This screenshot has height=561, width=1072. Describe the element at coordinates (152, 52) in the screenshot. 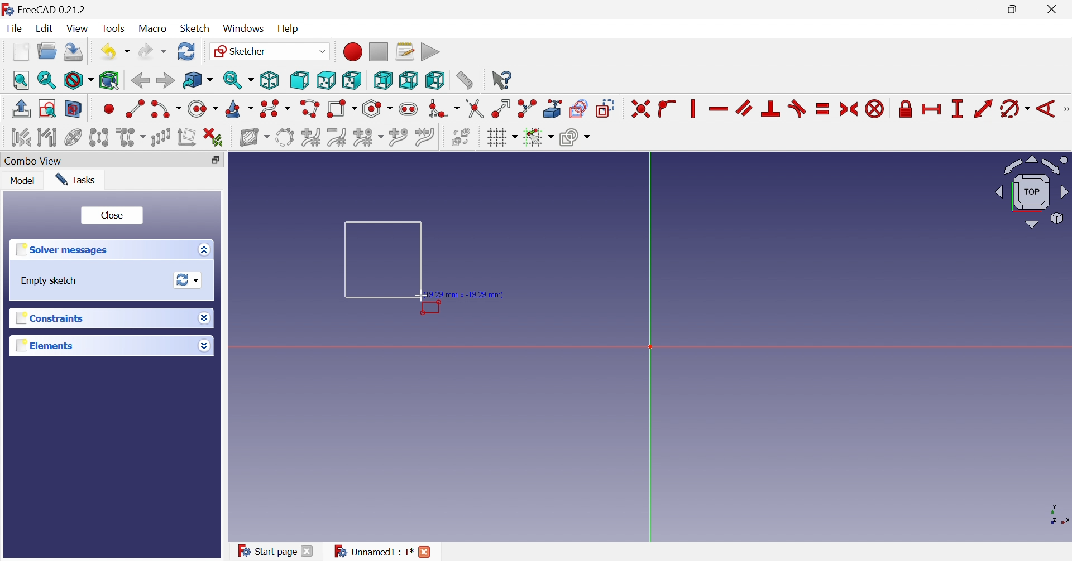

I see `Redo` at that location.